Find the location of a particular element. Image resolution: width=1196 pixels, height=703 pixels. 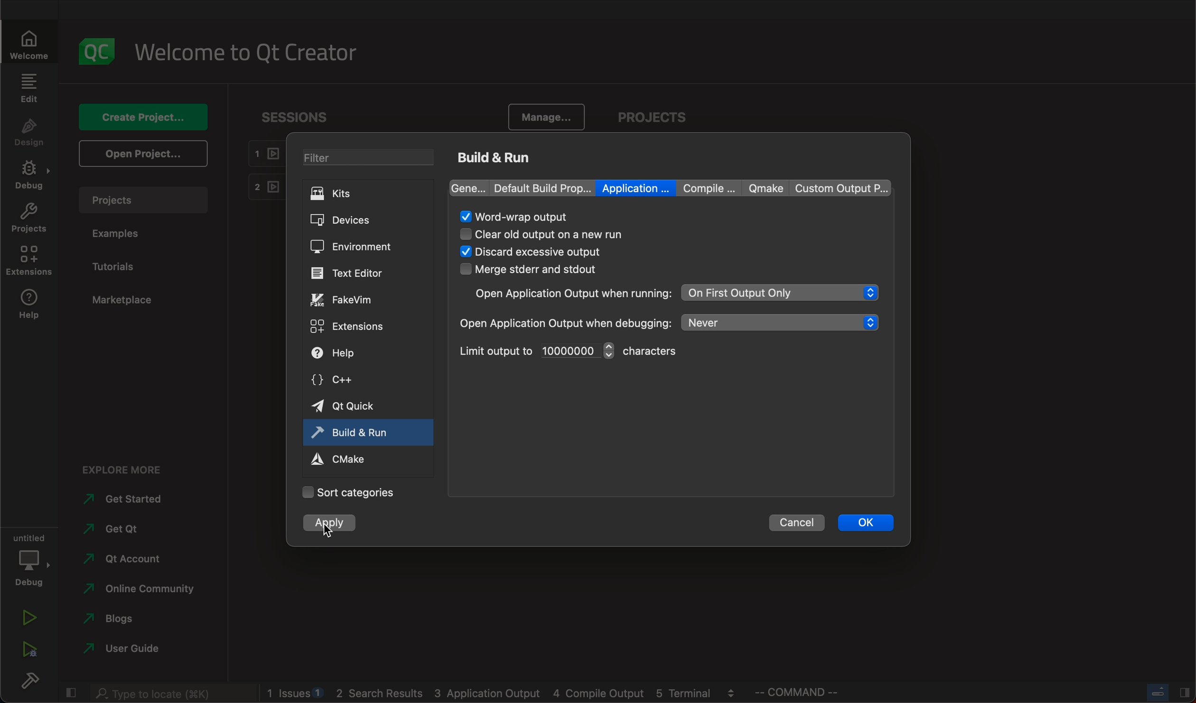

design is located at coordinates (30, 131).